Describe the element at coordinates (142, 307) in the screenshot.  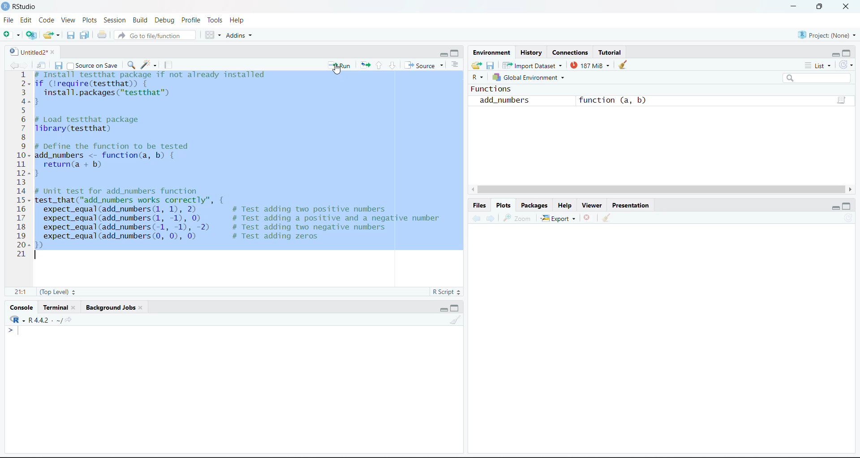
I see `close` at that location.